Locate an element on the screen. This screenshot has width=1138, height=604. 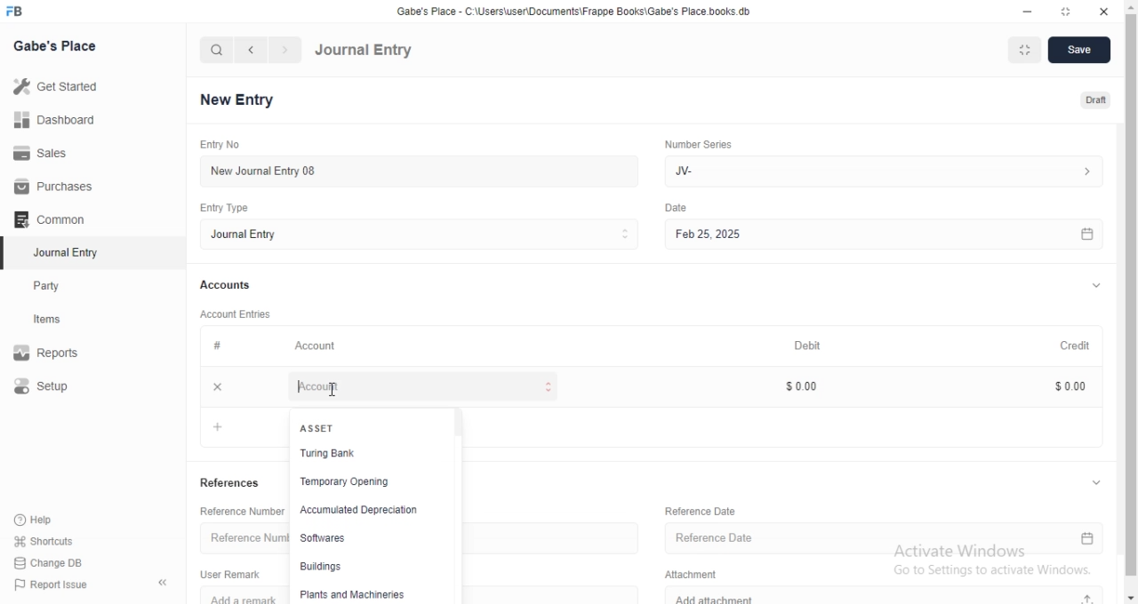
Jv- is located at coordinates (884, 170).